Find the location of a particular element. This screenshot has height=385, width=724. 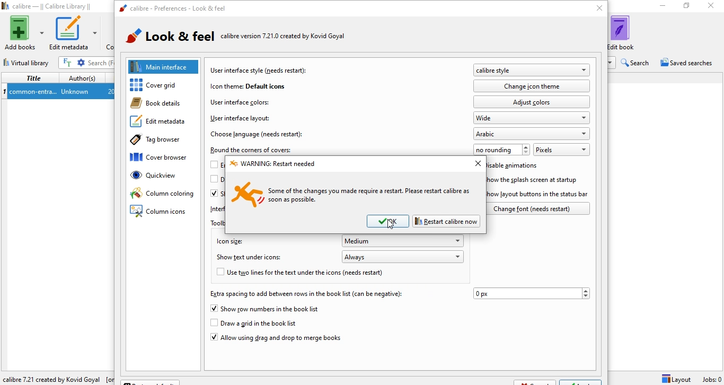

Edit book is located at coordinates (628, 32).